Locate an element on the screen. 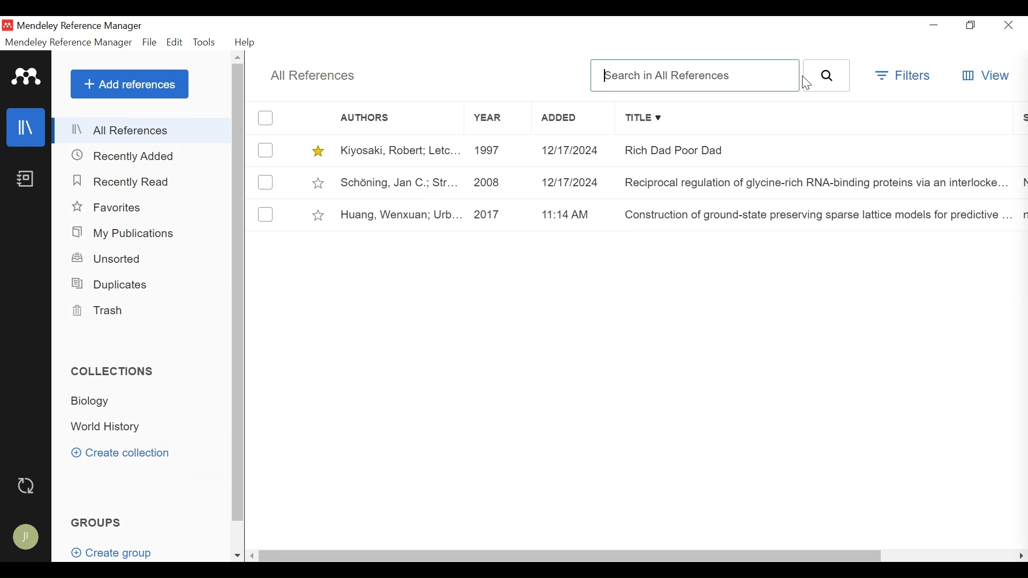  Year is located at coordinates (496, 118).